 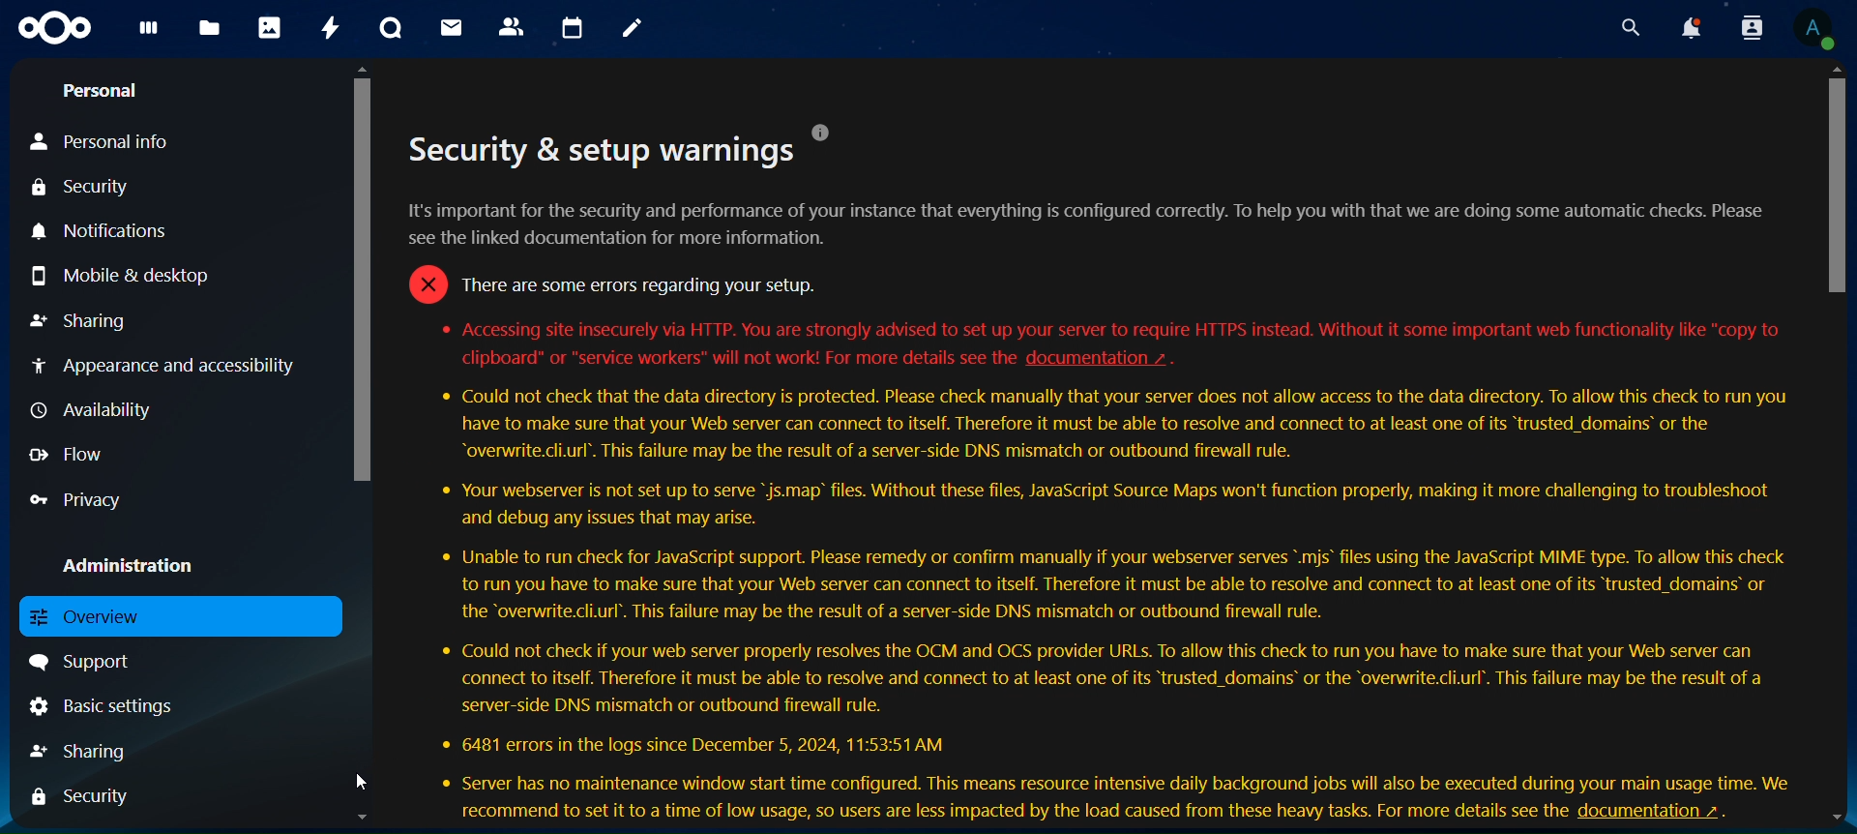 What do you see at coordinates (152, 33) in the screenshot?
I see `dashboard` at bounding box center [152, 33].